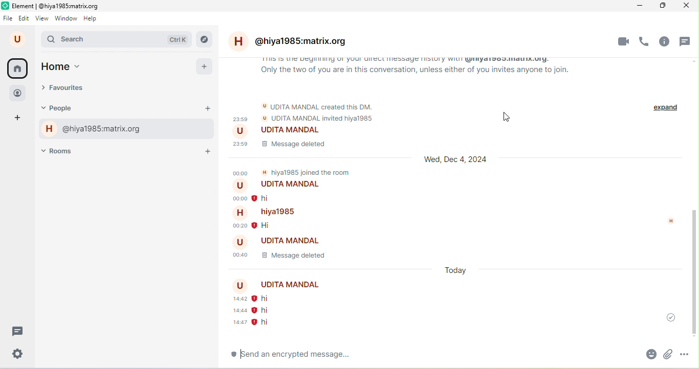  Describe the element at coordinates (623, 41) in the screenshot. I see `video call` at that location.